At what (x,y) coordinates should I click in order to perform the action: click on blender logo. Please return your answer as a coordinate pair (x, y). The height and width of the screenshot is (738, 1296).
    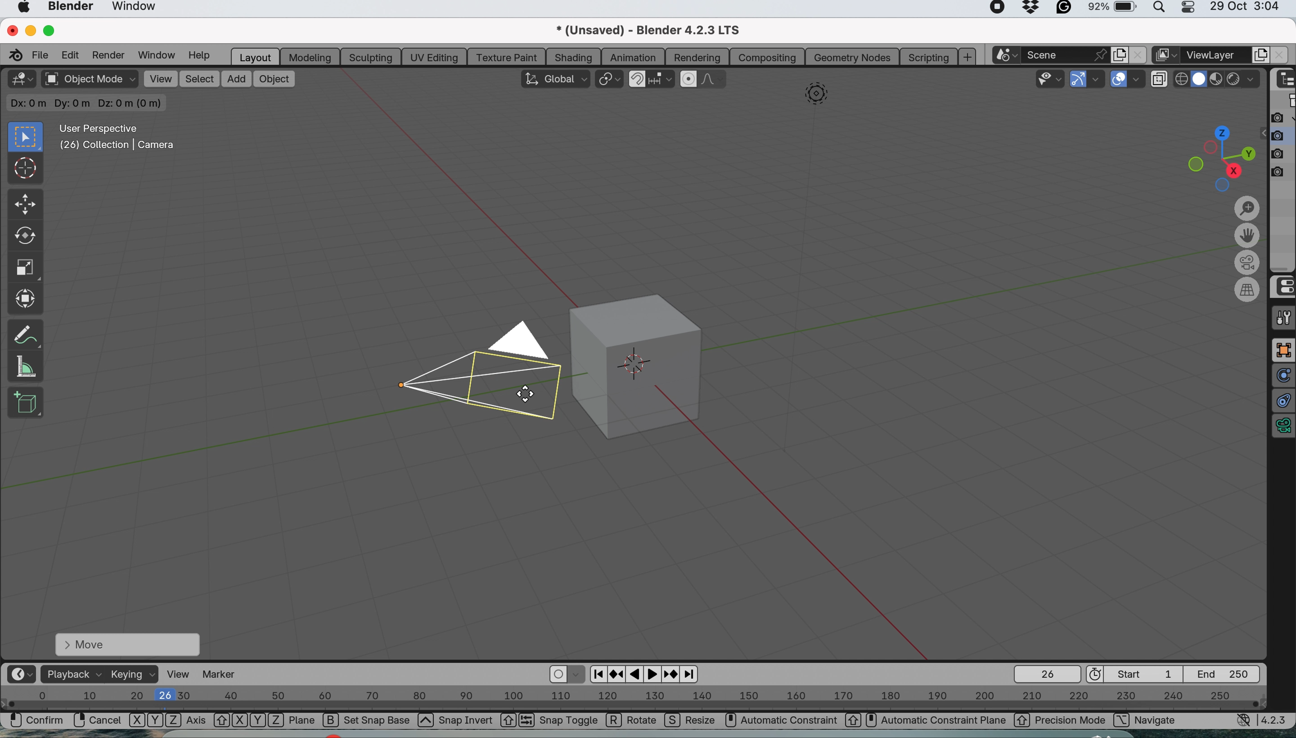
    Looking at the image, I should click on (14, 55).